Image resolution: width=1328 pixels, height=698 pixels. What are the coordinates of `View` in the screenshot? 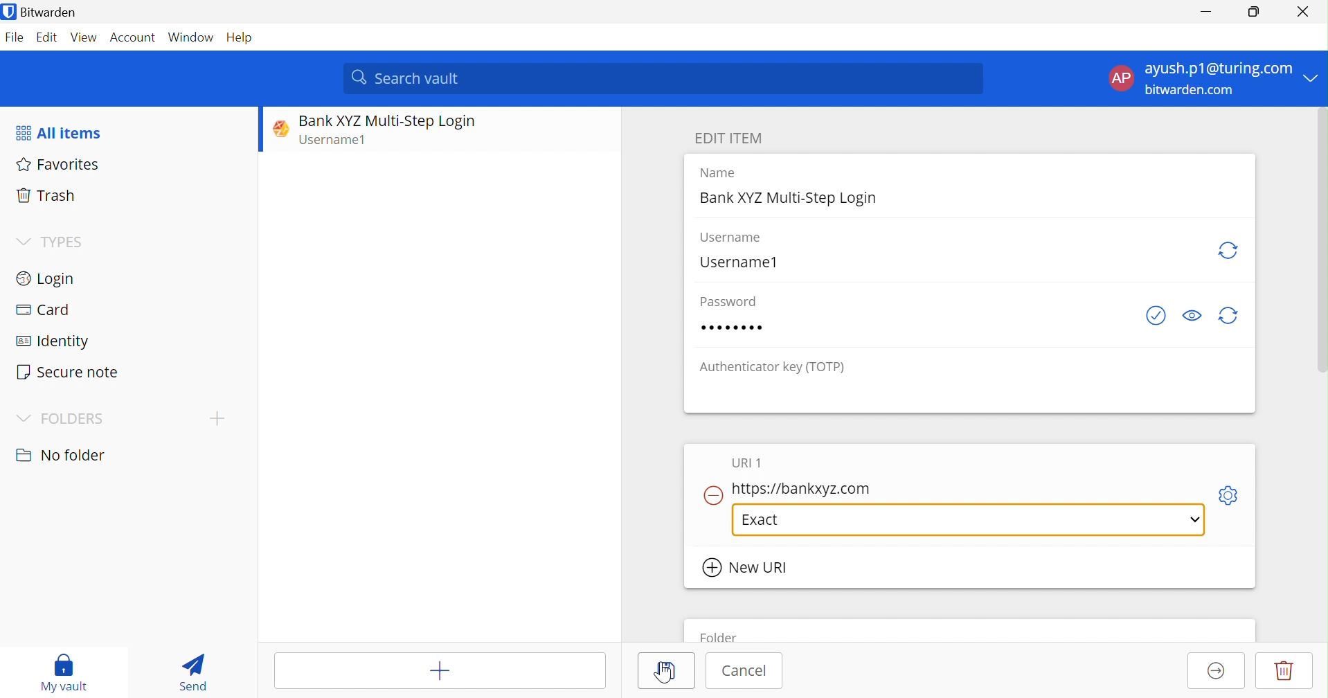 It's located at (84, 37).